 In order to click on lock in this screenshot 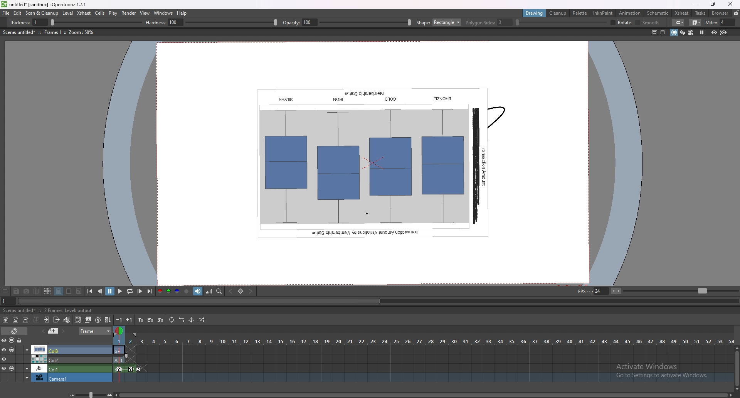, I will do `click(736, 13)`.